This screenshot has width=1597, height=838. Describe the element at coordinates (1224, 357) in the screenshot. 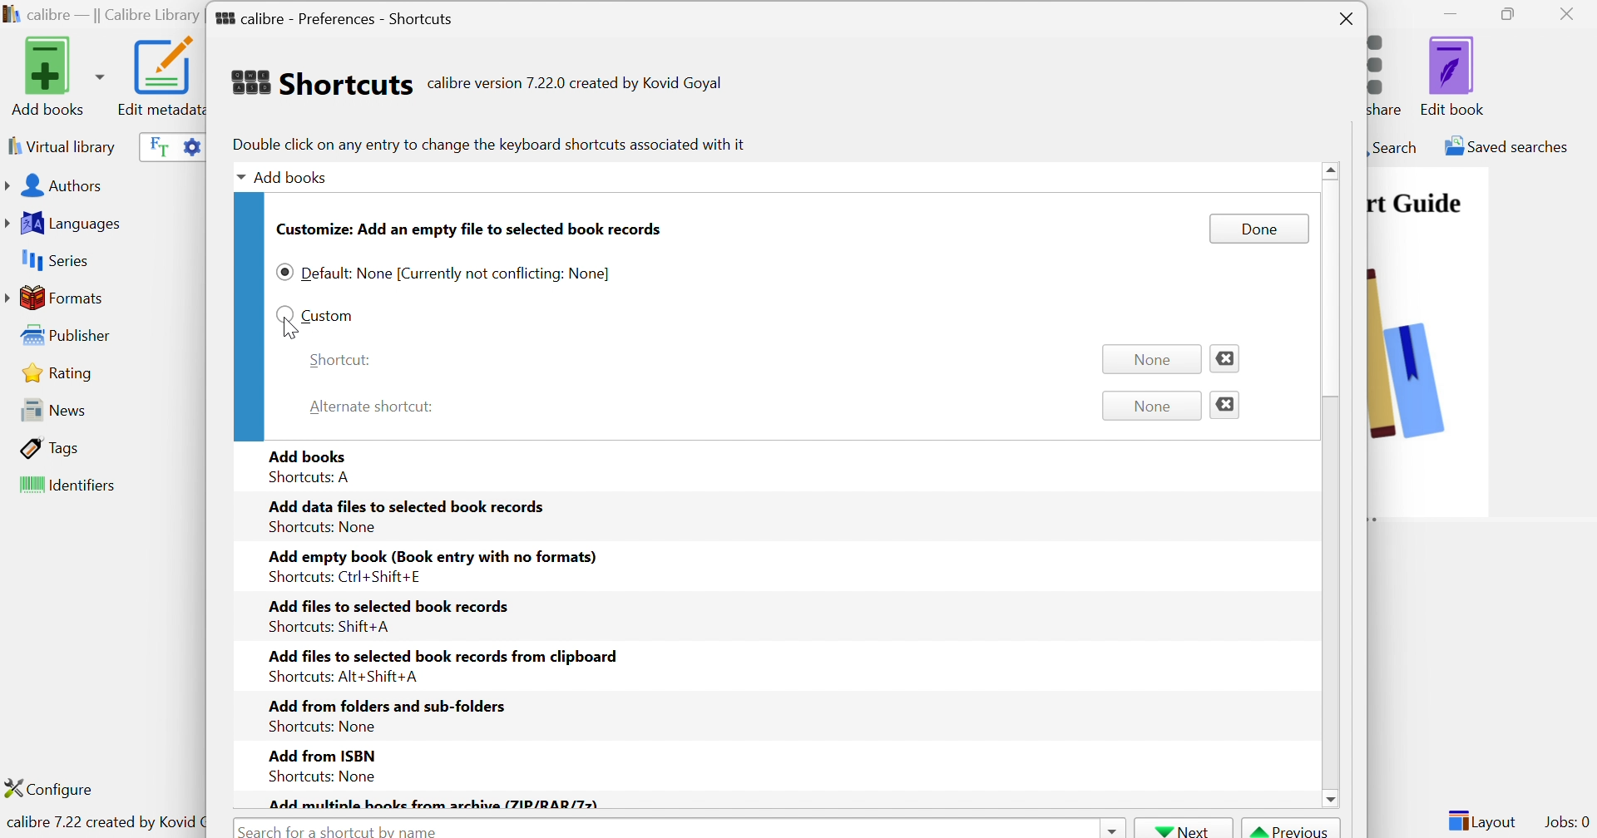

I see `Close` at that location.